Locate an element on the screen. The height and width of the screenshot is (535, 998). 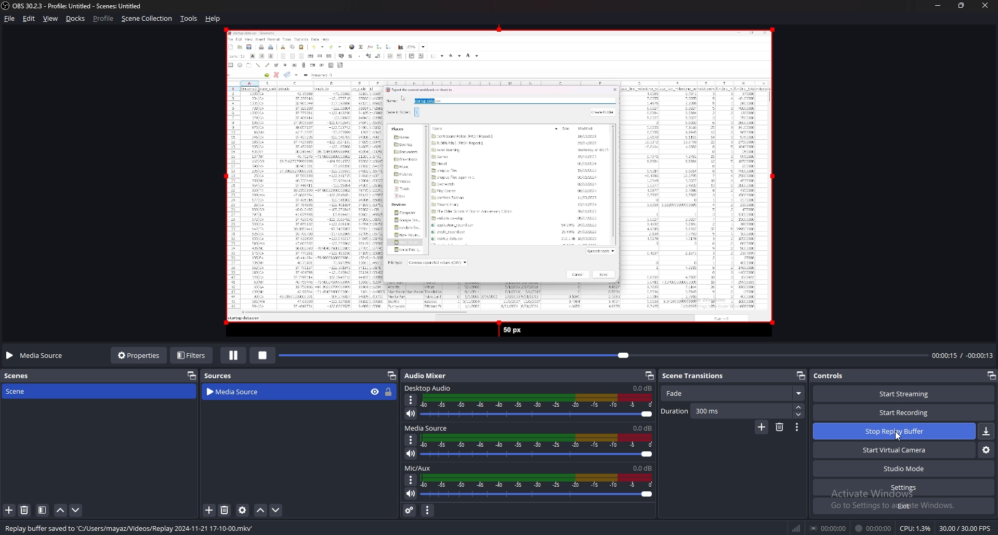
obs logo is located at coordinates (6, 6).